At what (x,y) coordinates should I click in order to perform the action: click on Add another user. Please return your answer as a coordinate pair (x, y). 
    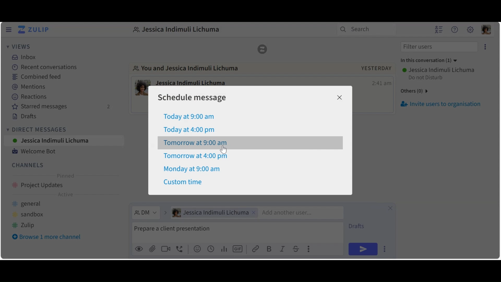
    Looking at the image, I should click on (293, 213).